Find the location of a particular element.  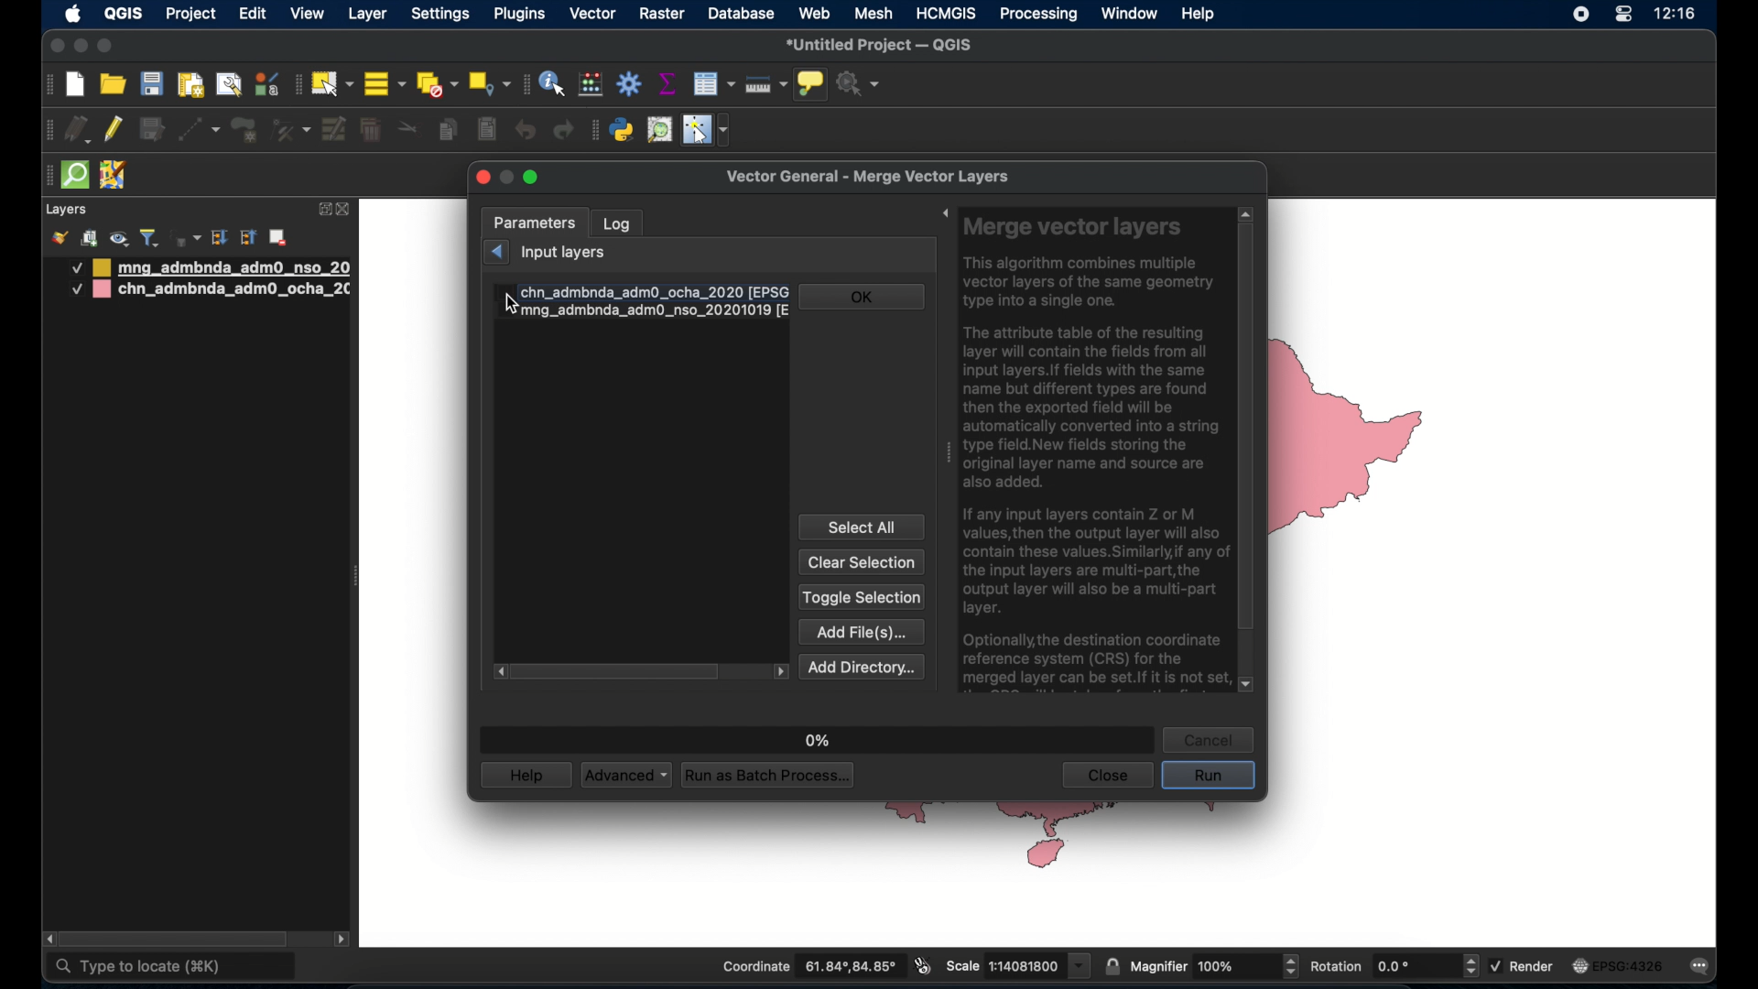

window is located at coordinates (1129, 13).